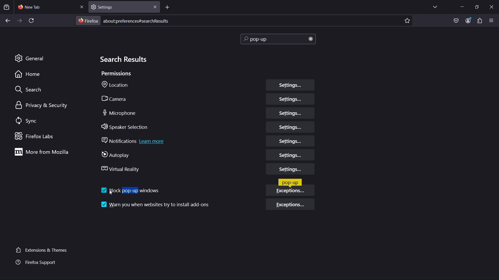 The height and width of the screenshot is (280, 499). I want to click on Back, so click(6, 21).